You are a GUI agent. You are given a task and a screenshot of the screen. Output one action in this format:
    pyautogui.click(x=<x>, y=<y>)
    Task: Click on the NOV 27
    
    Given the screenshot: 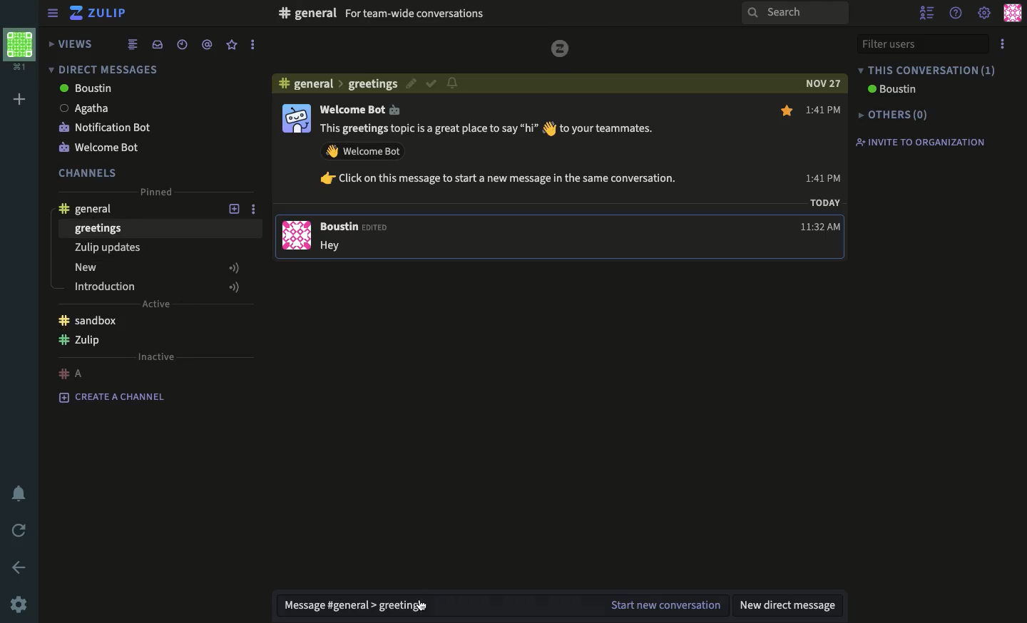 What is the action you would take?
    pyautogui.click(x=825, y=84)
    